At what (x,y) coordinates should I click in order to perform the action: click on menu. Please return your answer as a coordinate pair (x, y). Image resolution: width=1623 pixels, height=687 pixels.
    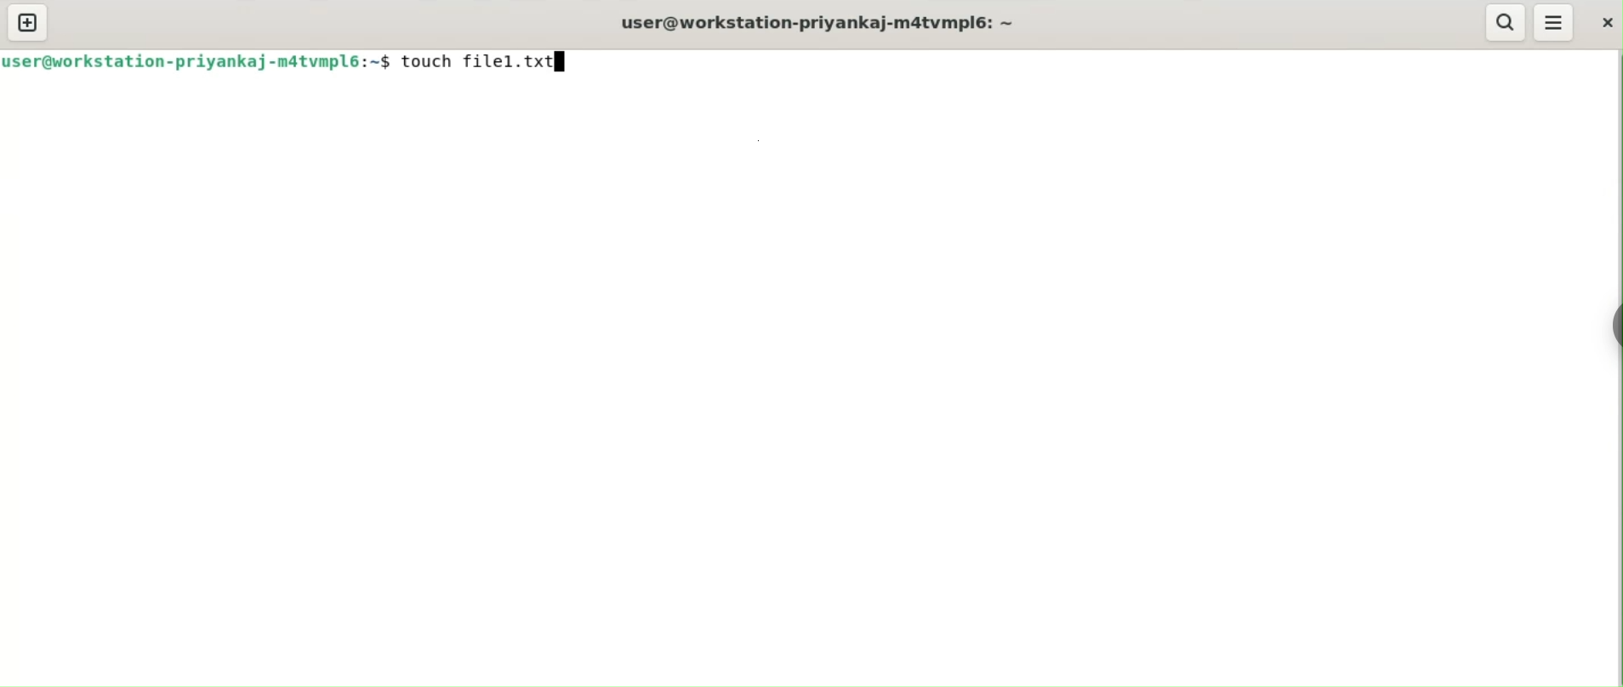
    Looking at the image, I should click on (1553, 22).